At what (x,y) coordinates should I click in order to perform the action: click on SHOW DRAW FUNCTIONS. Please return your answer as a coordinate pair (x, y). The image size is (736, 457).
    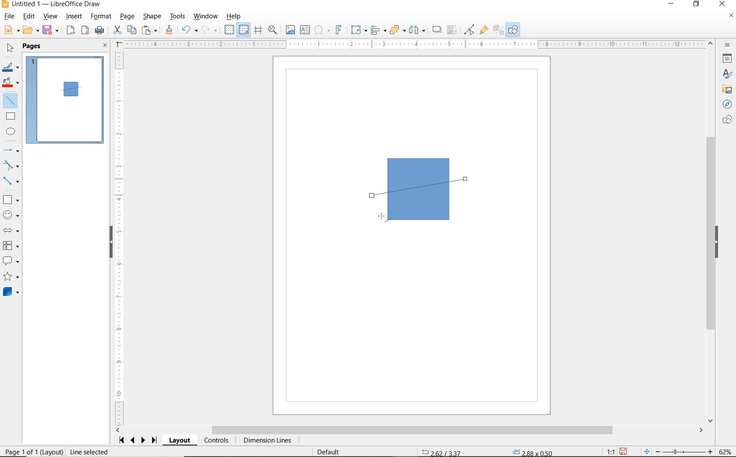
    Looking at the image, I should click on (514, 30).